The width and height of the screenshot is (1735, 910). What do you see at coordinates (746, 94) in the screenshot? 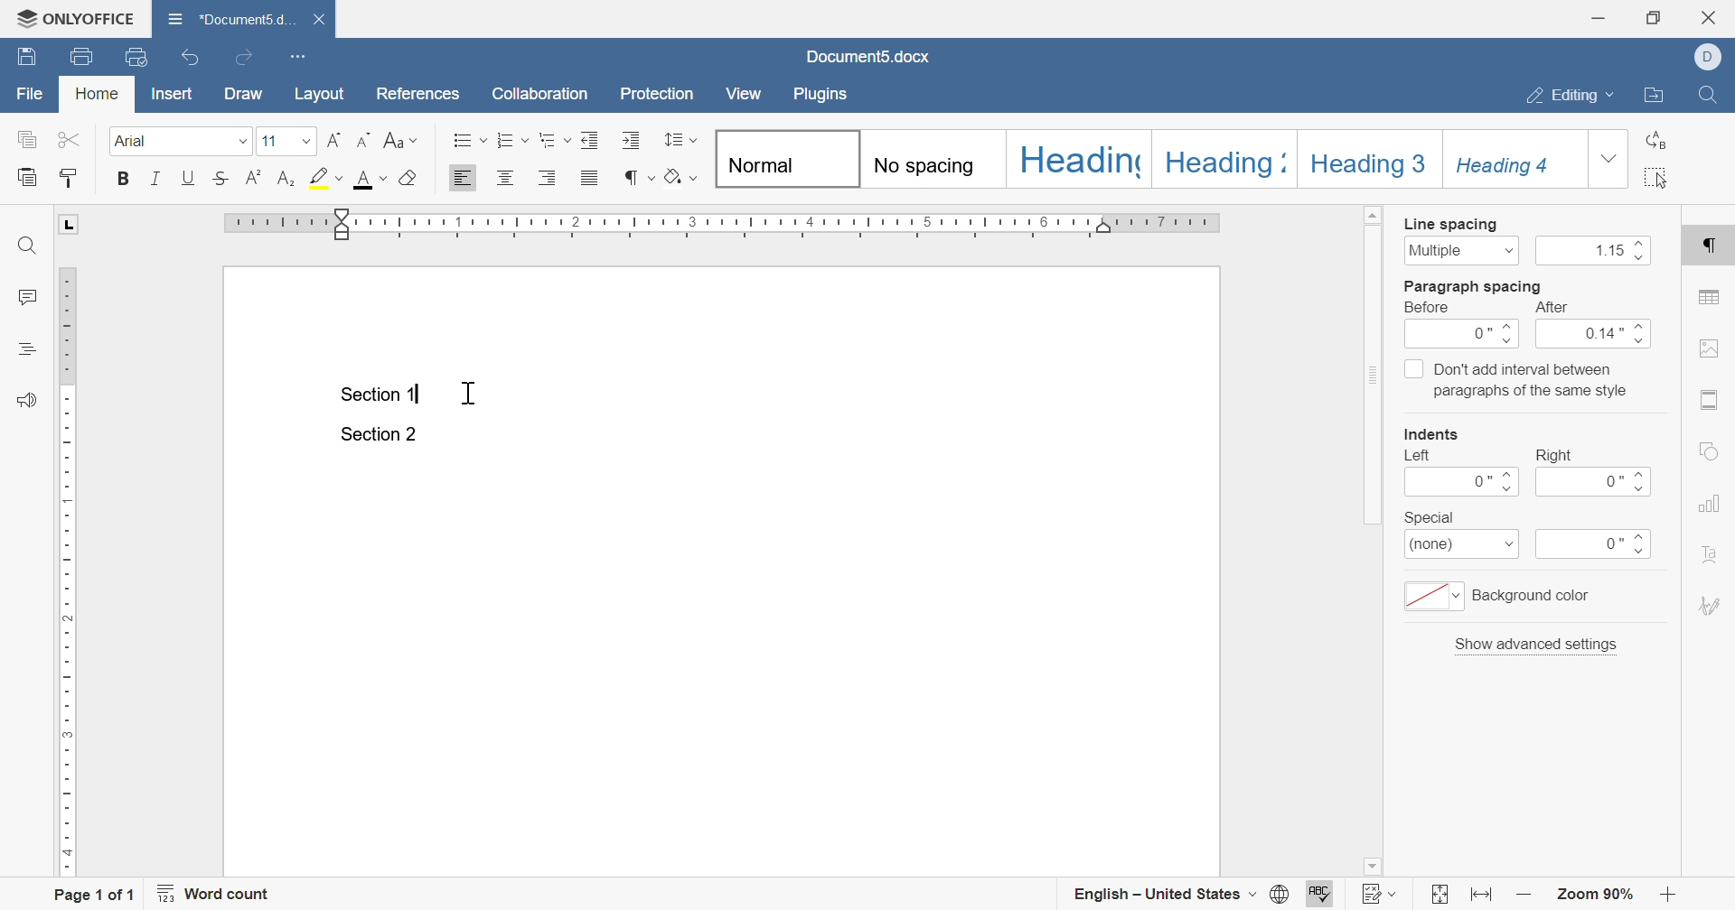
I see `view` at bounding box center [746, 94].